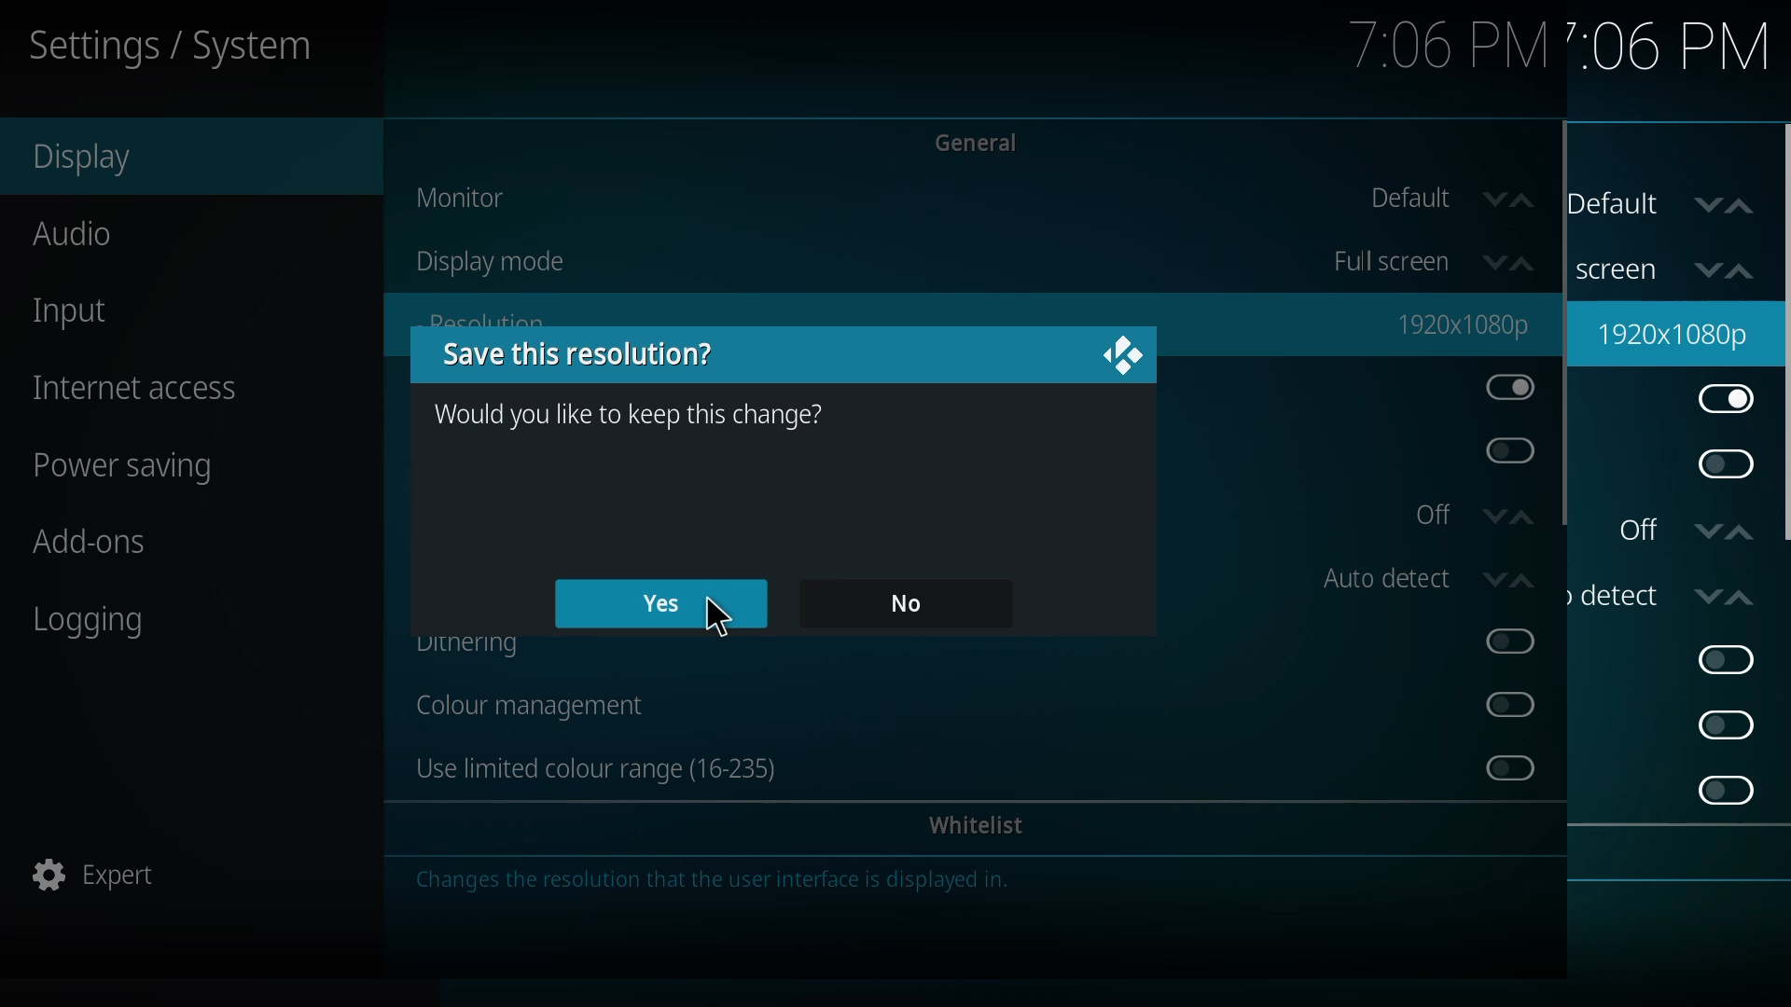  I want to click on enable, so click(1725, 659).